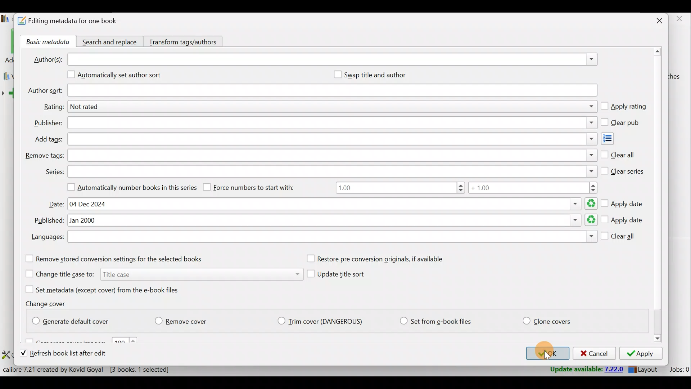  Describe the element at coordinates (466, 189) in the screenshot. I see `Number range` at that location.